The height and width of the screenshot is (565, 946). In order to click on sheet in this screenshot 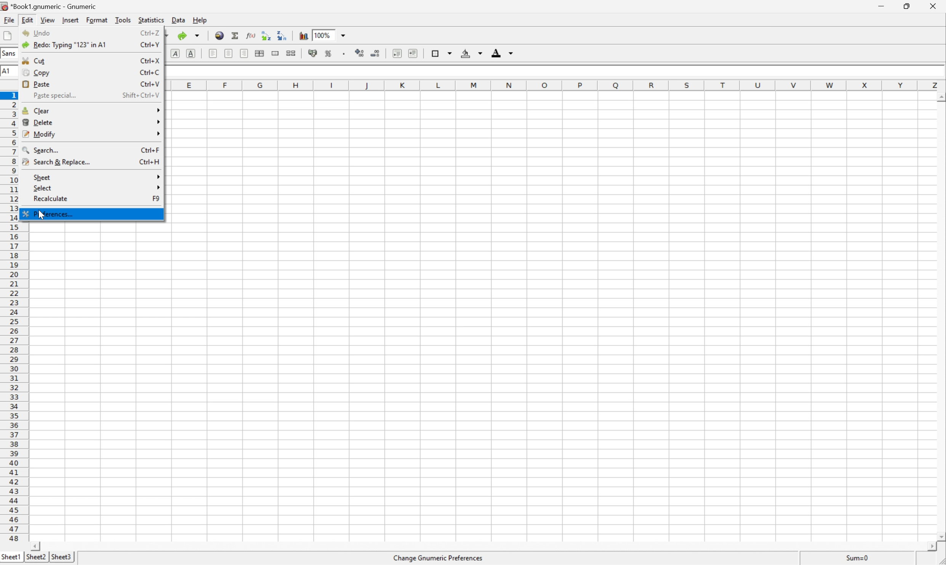, I will do `click(96, 177)`.